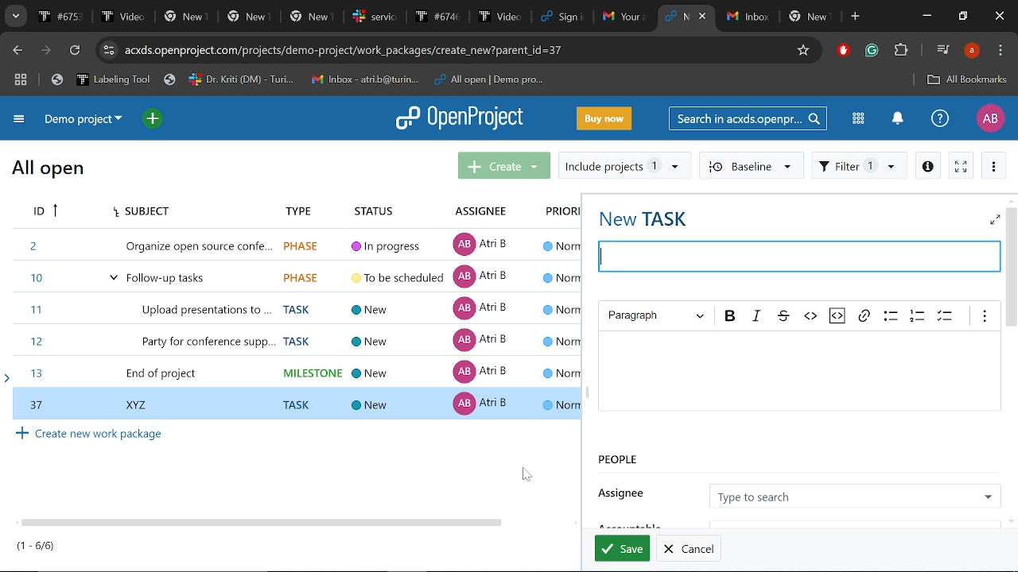 The image size is (1018, 572). I want to click on Space for writing task details, so click(799, 373).